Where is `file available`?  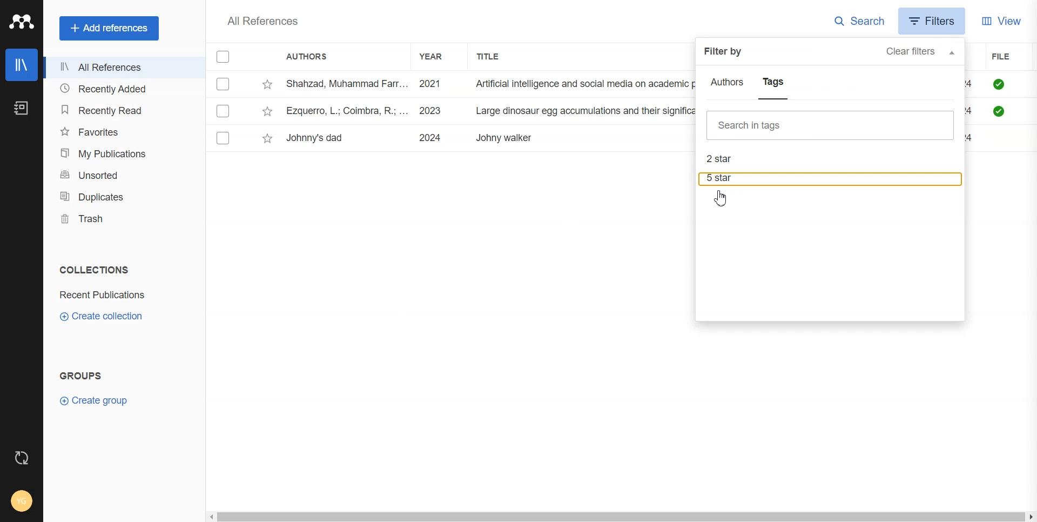
file available is located at coordinates (1001, 99).